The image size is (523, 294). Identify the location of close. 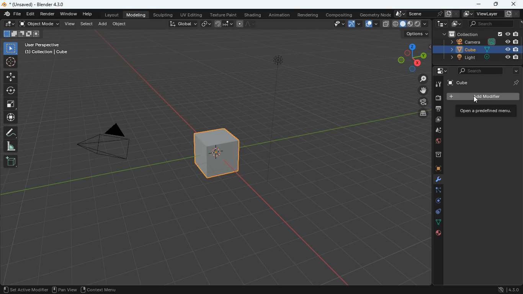
(515, 4).